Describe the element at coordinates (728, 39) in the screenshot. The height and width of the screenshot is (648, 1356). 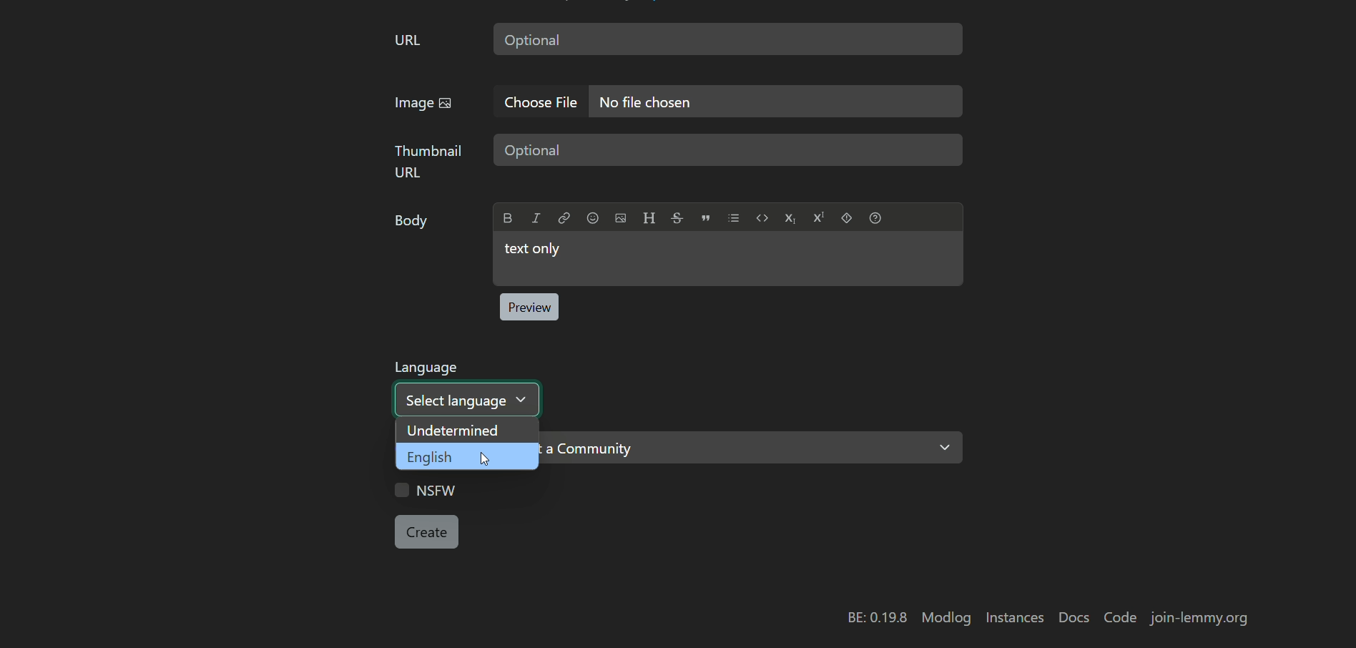
I see `text box` at that location.